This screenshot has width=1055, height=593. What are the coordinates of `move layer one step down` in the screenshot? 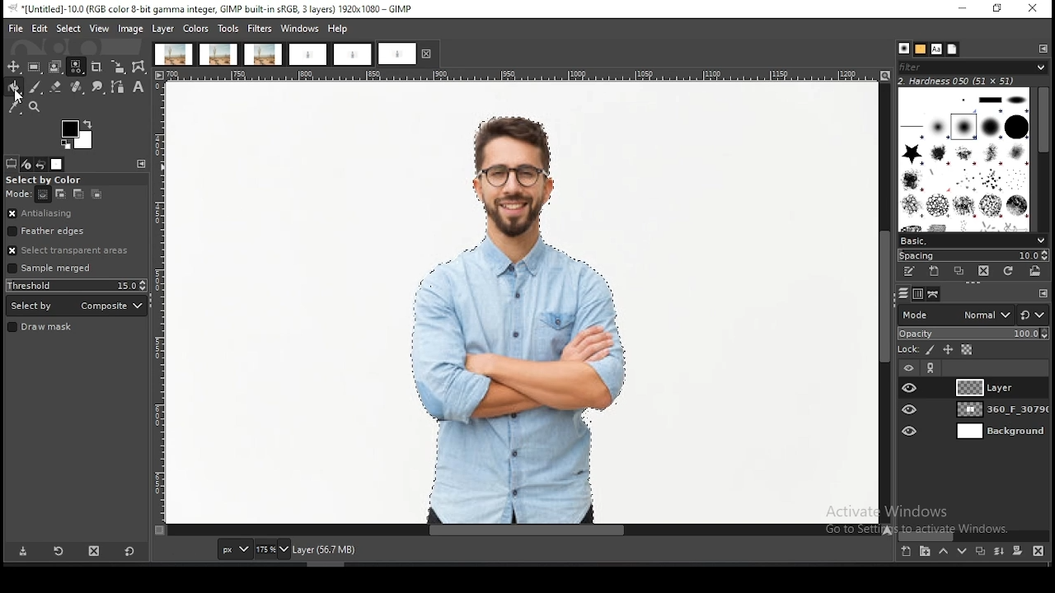 It's located at (959, 551).